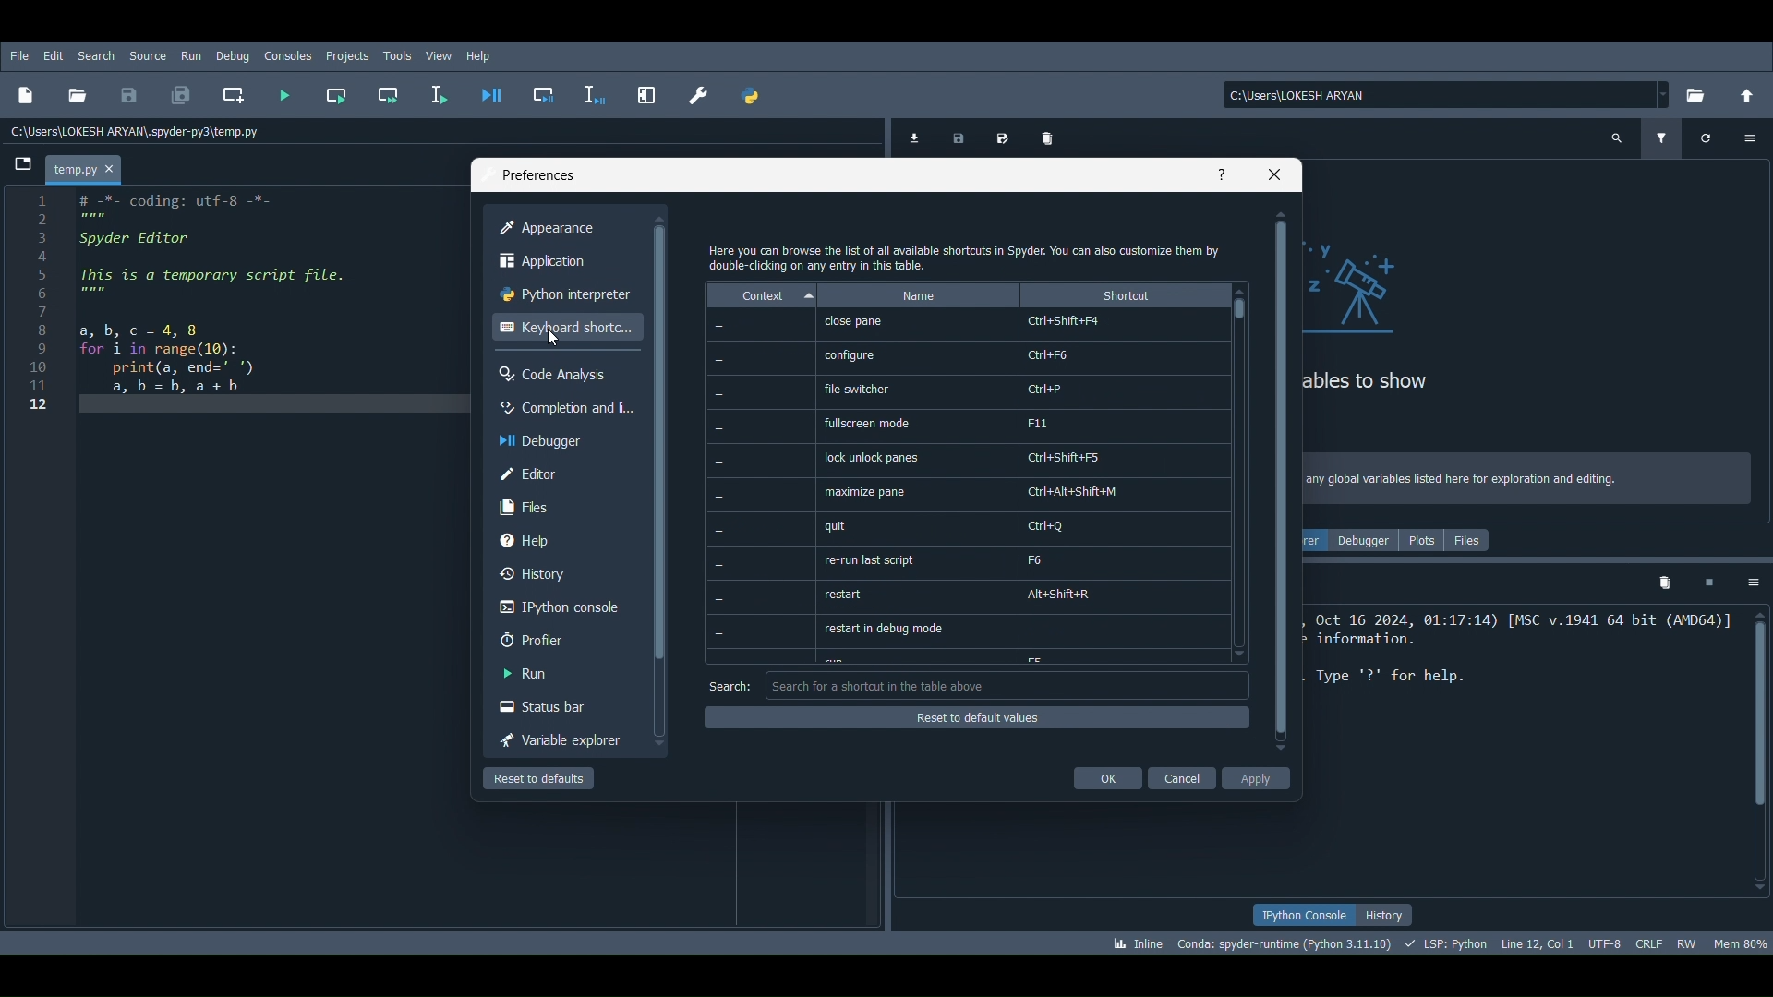 The image size is (1773, 997). What do you see at coordinates (179, 92) in the screenshot?
I see `Save all (Ctrl + Alt + S)` at bounding box center [179, 92].